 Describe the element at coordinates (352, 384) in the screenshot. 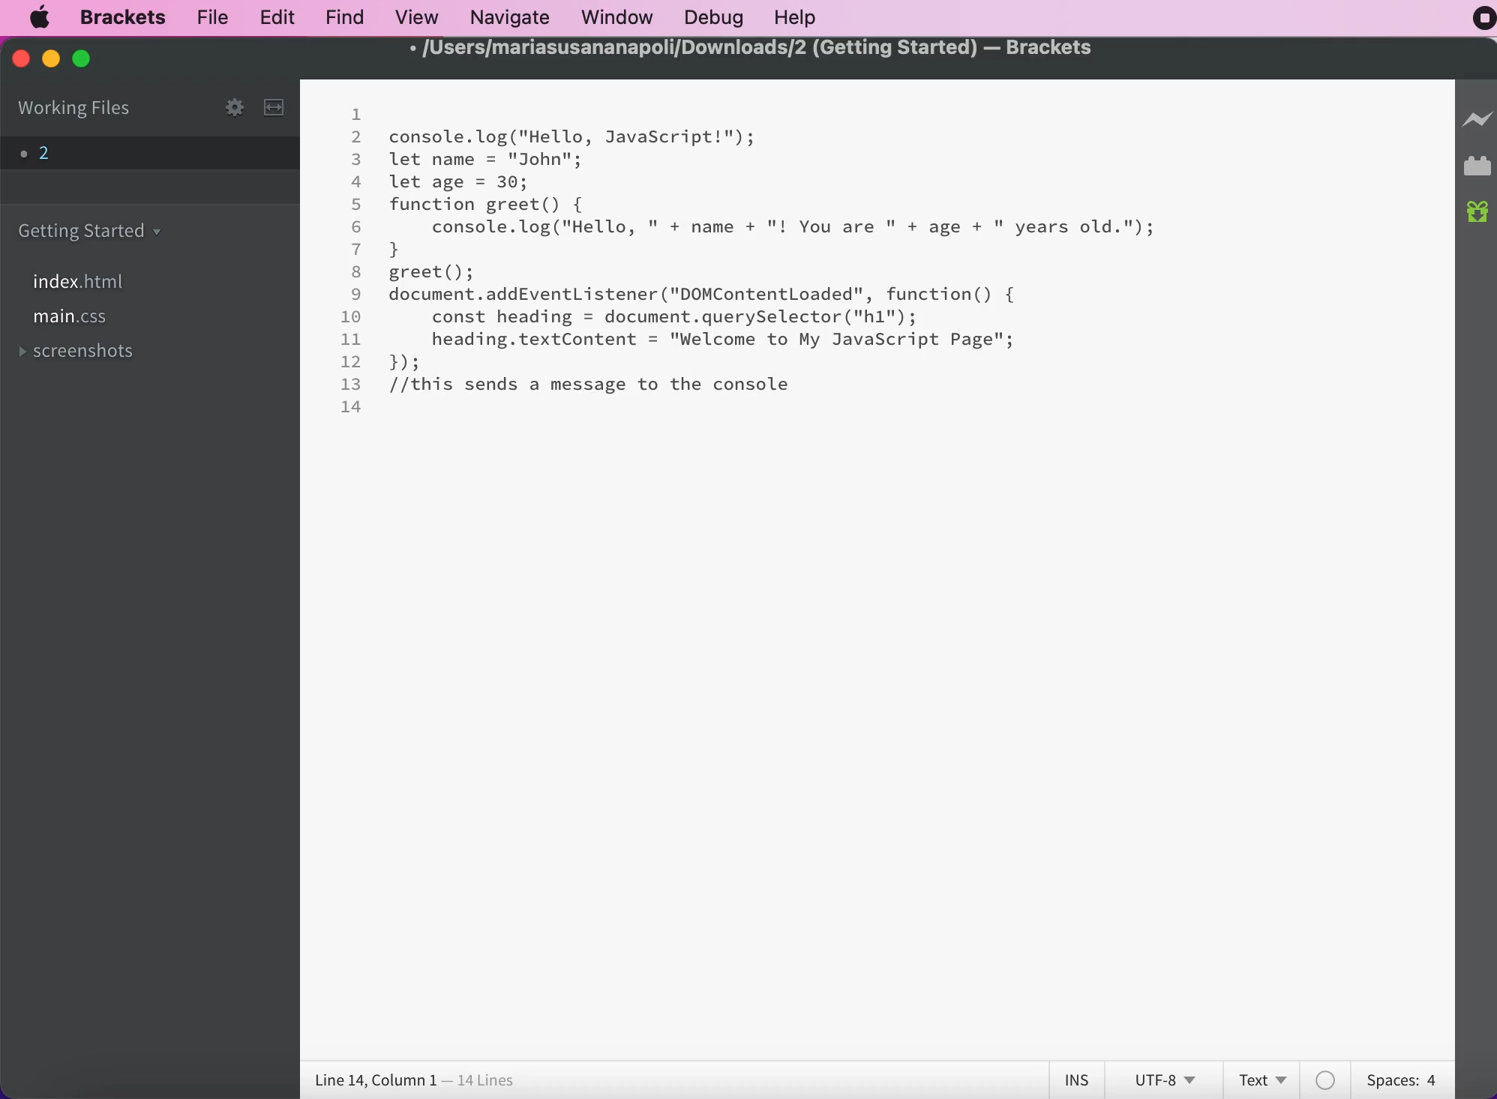

I see `13` at that location.